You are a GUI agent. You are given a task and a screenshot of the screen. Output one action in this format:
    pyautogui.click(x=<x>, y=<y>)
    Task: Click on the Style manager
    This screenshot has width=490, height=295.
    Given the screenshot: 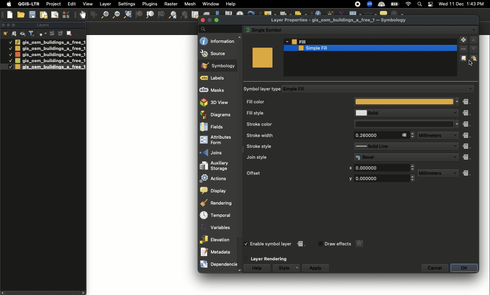 What is the action you would take?
    pyautogui.click(x=93, y=15)
    